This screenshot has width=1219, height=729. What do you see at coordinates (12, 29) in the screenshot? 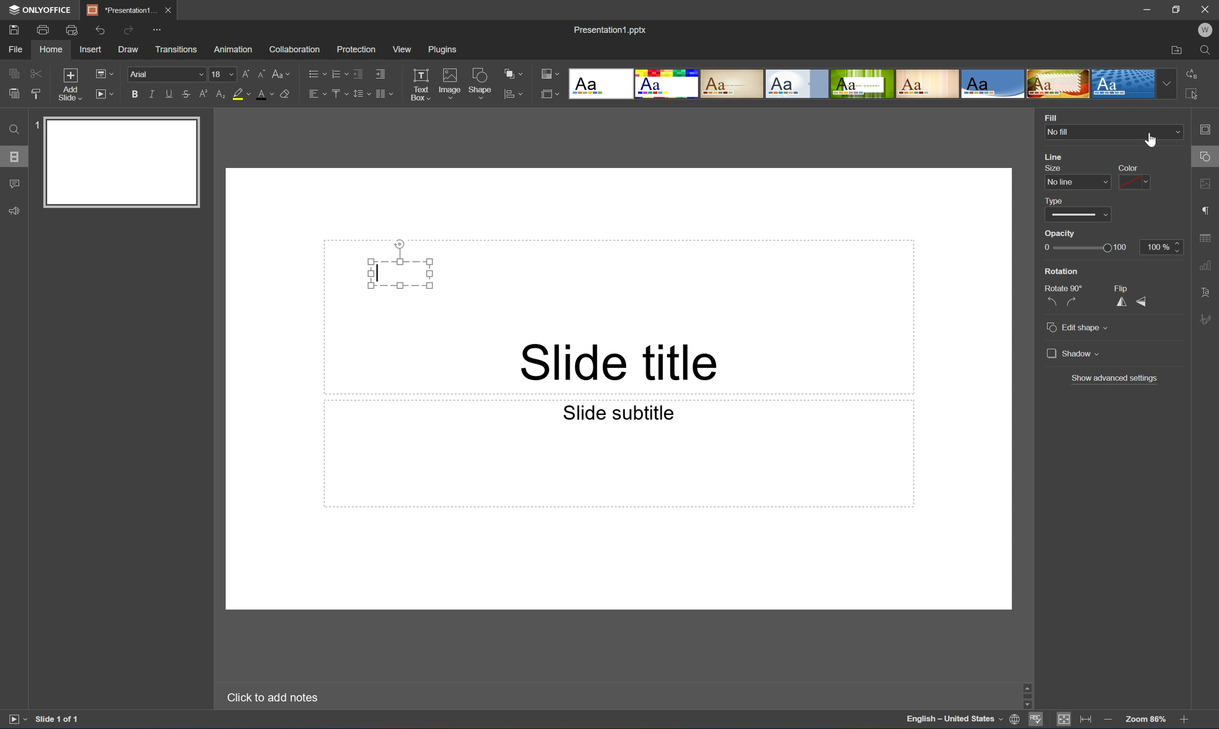
I see `Save` at bounding box center [12, 29].